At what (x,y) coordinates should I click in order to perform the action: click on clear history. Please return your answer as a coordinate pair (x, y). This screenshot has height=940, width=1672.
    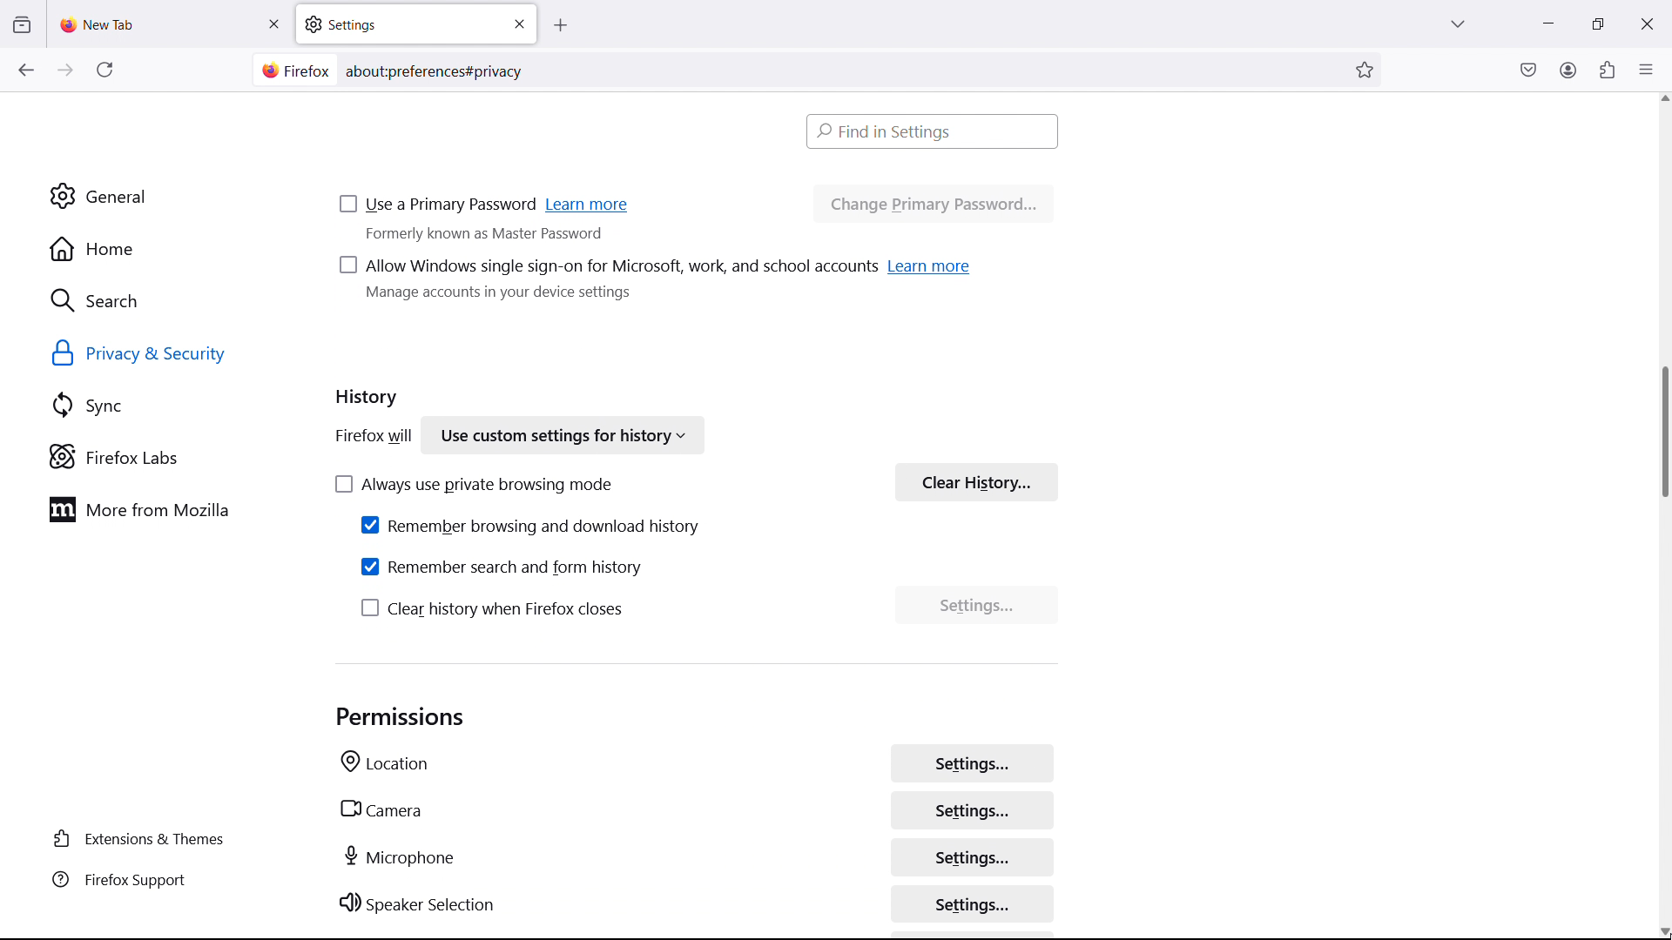
    Looking at the image, I should click on (976, 479).